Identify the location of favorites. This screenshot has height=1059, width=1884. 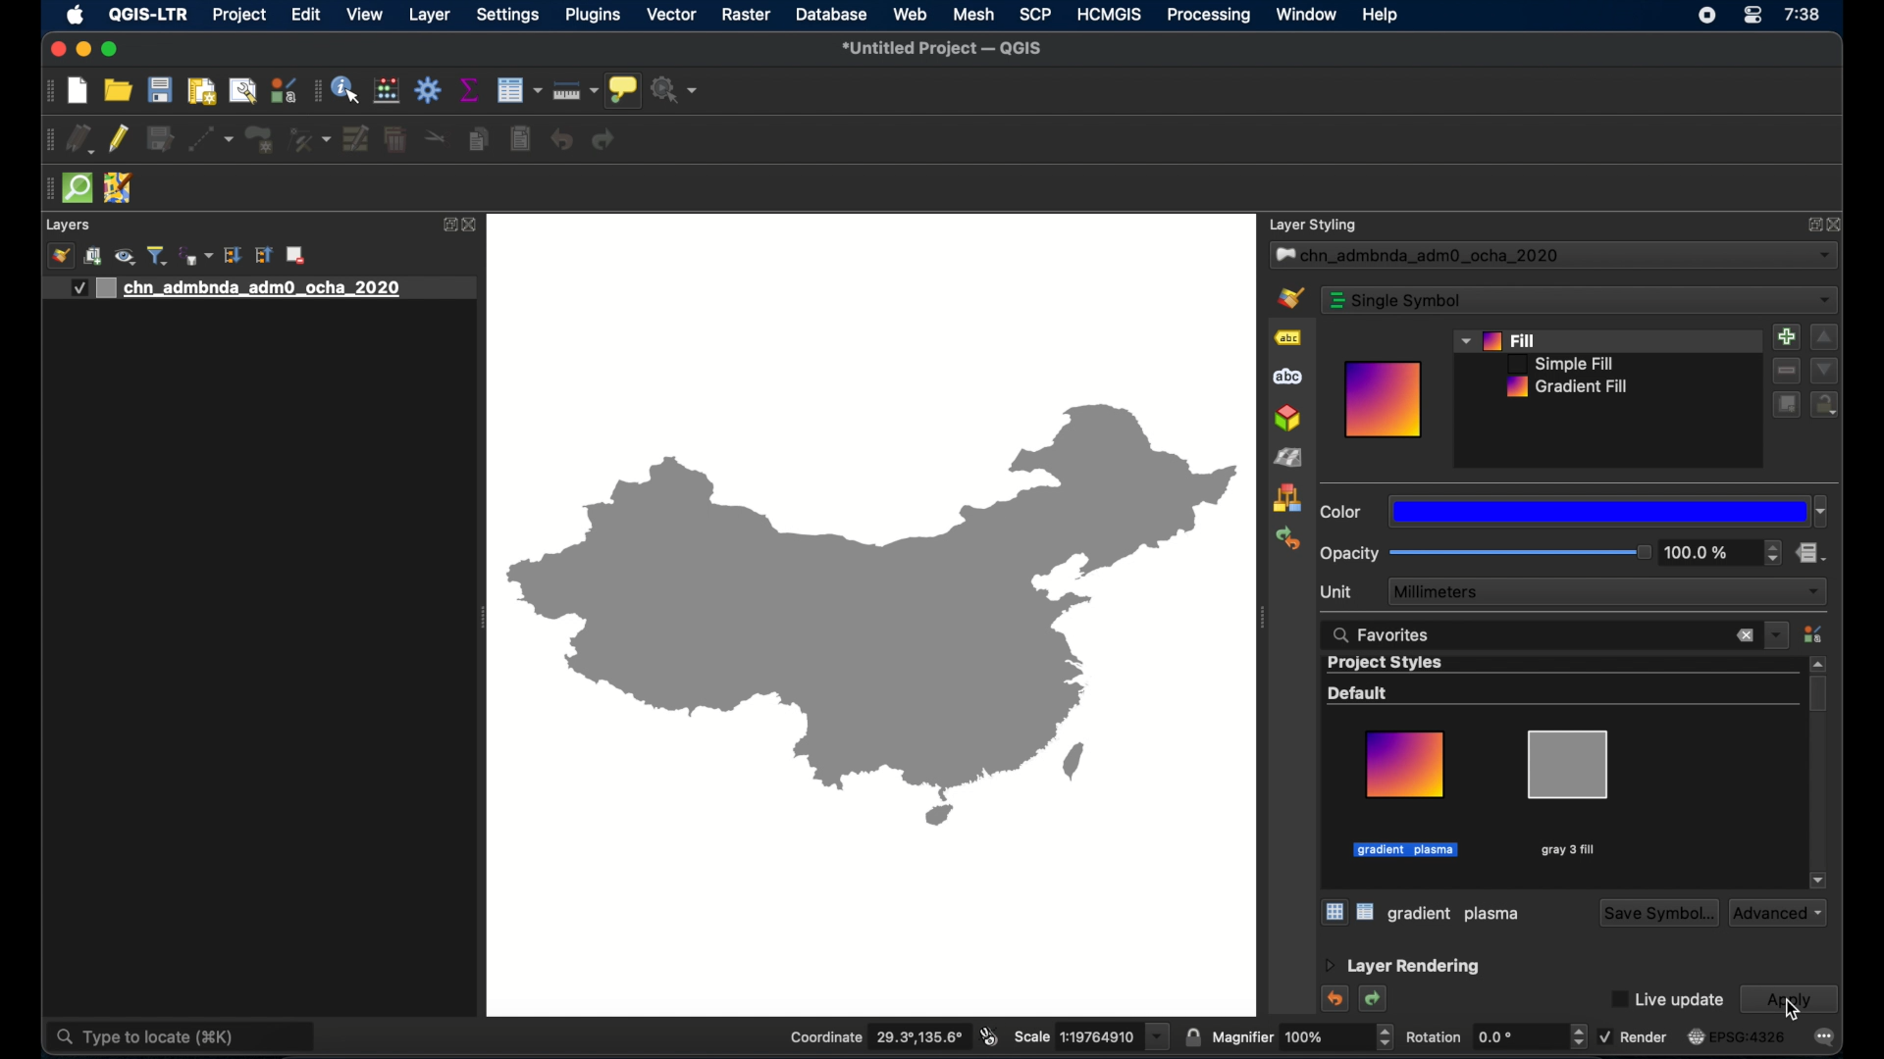
(1383, 635).